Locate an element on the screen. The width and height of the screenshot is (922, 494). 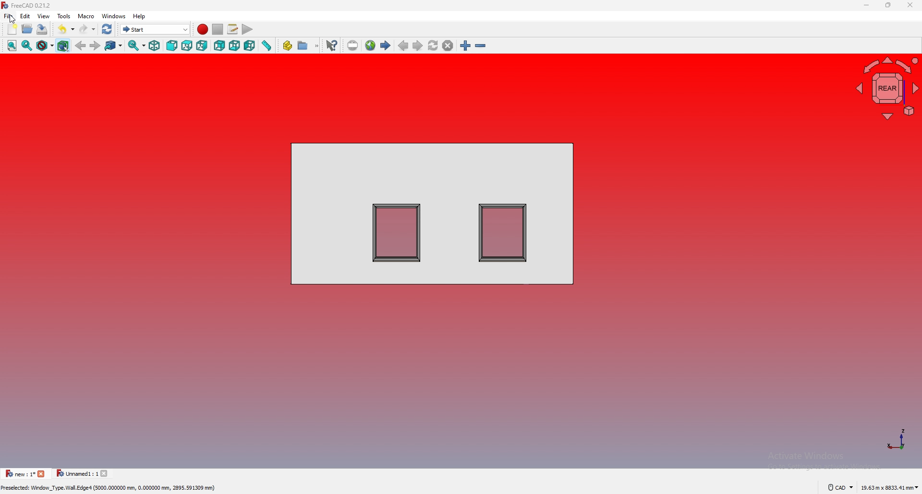
close is located at coordinates (910, 5).